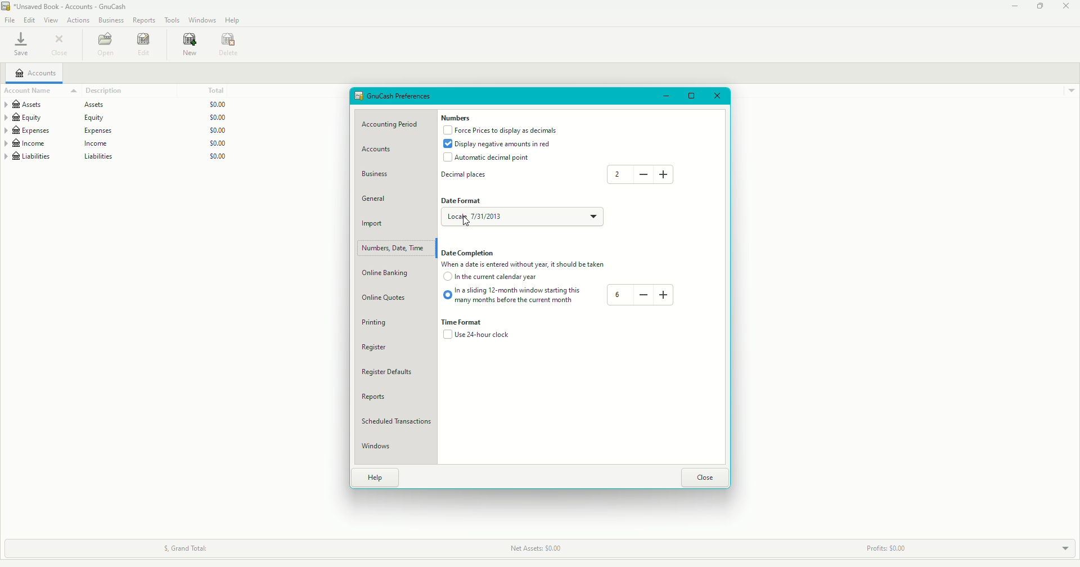 This screenshot has width=1080, height=567. I want to click on GnuCash Properties, so click(399, 97).